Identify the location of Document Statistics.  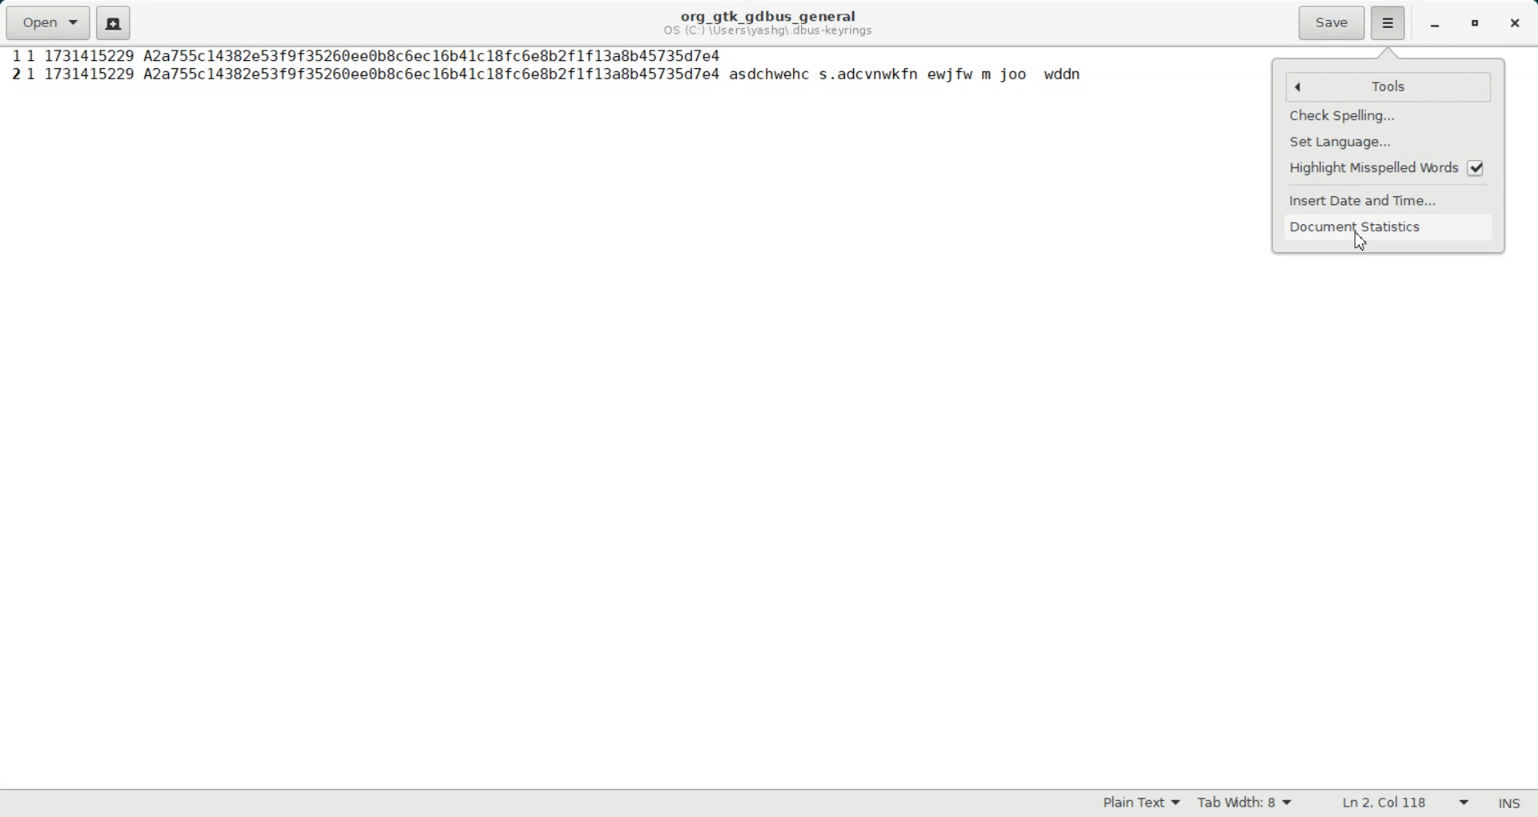
(1391, 227).